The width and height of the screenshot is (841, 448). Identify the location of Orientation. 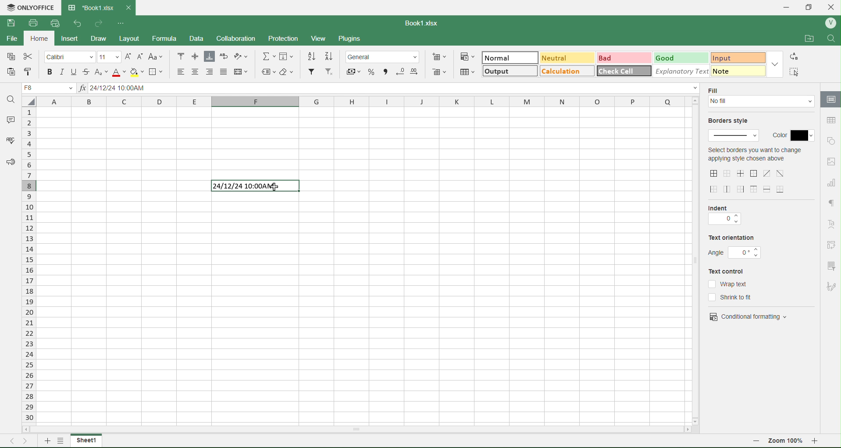
(244, 57).